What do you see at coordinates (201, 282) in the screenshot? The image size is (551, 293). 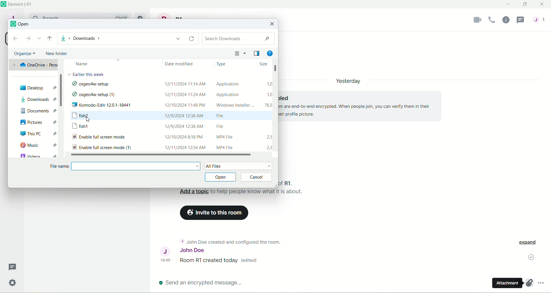 I see `send an encrypted message..` at bounding box center [201, 282].